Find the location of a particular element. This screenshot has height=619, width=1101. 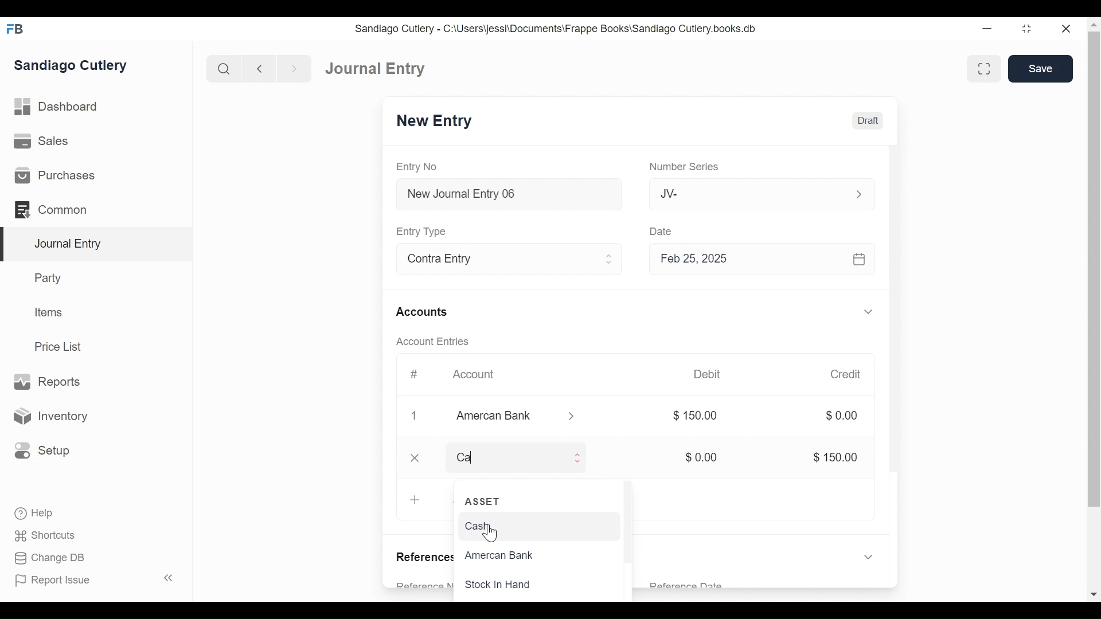

1 is located at coordinates (415, 416).